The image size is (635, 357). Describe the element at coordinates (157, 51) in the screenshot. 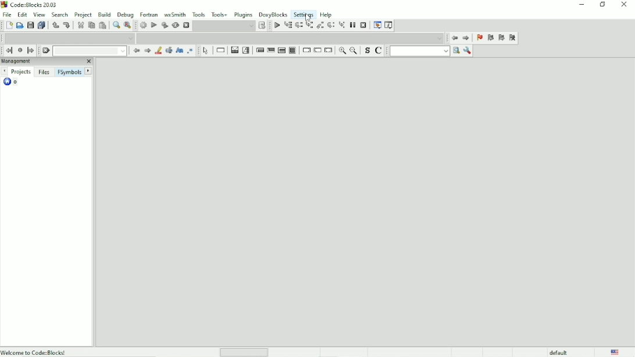

I see `Highlight` at that location.